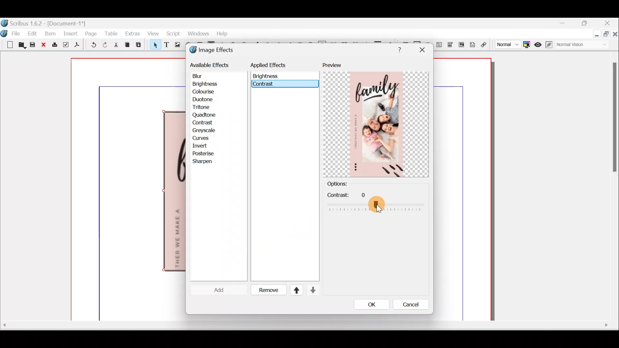 This screenshot has width=619, height=348. I want to click on Save as PDF, so click(76, 46).